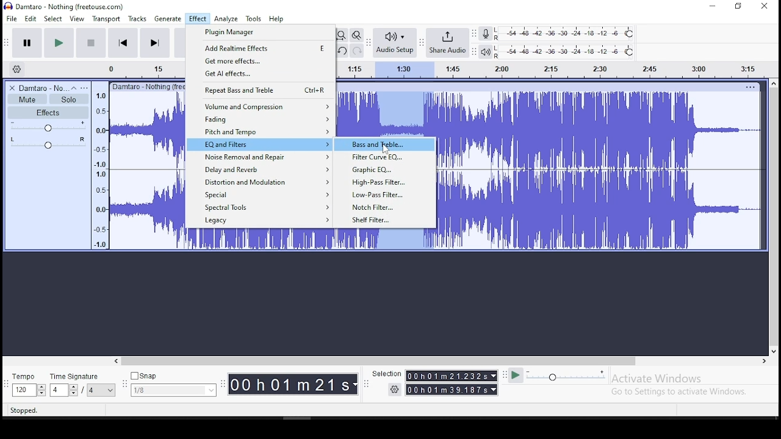 Image resolution: width=781 pixels, height=439 pixels. I want to click on , so click(223, 383).